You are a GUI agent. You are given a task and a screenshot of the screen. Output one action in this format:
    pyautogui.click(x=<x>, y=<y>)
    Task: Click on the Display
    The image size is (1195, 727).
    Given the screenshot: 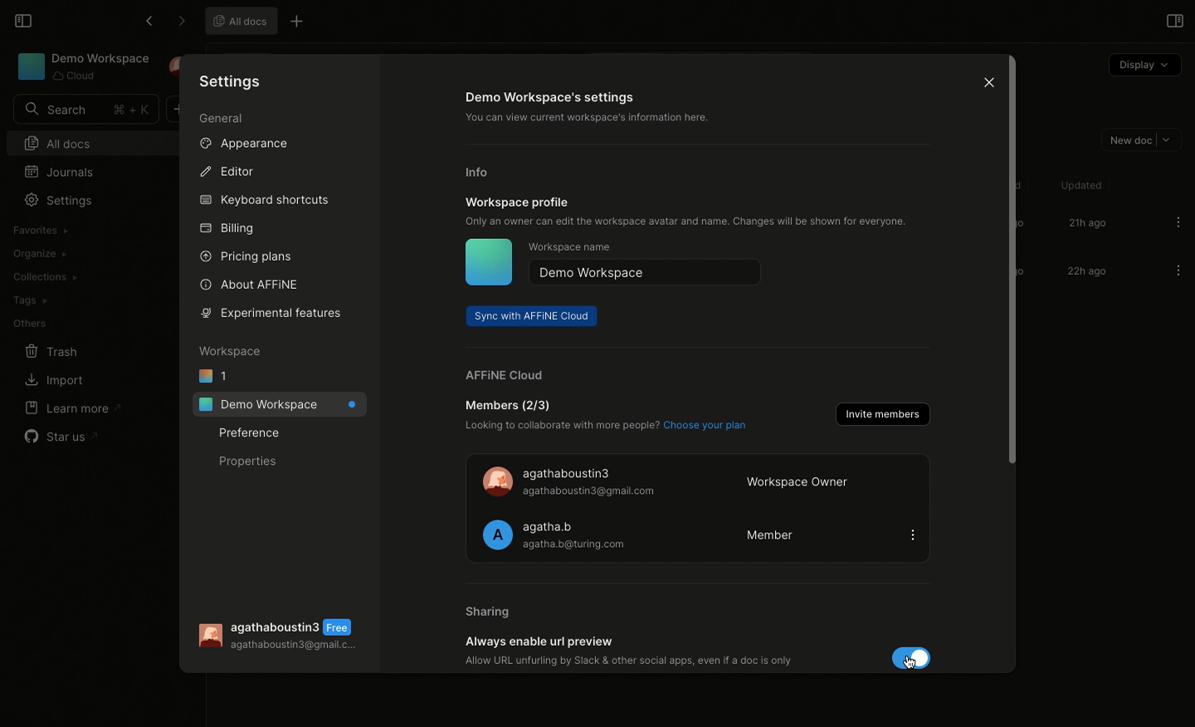 What is the action you would take?
    pyautogui.click(x=1144, y=66)
    